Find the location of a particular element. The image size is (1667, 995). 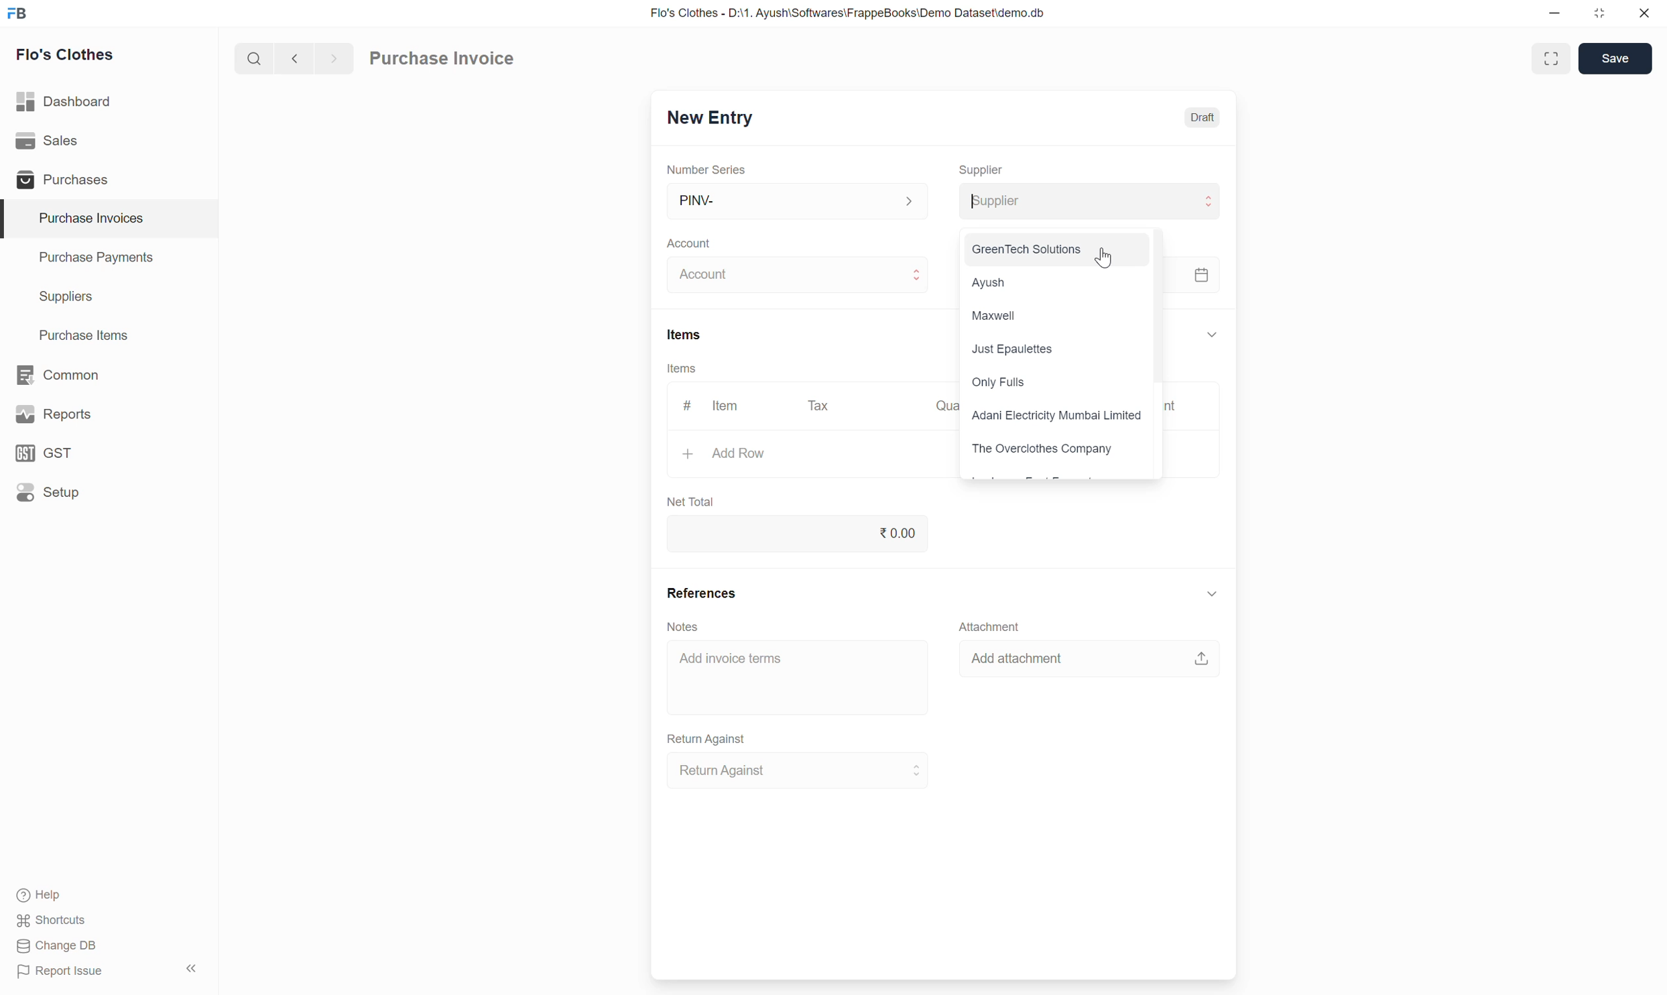

Sales is located at coordinates (108, 141).